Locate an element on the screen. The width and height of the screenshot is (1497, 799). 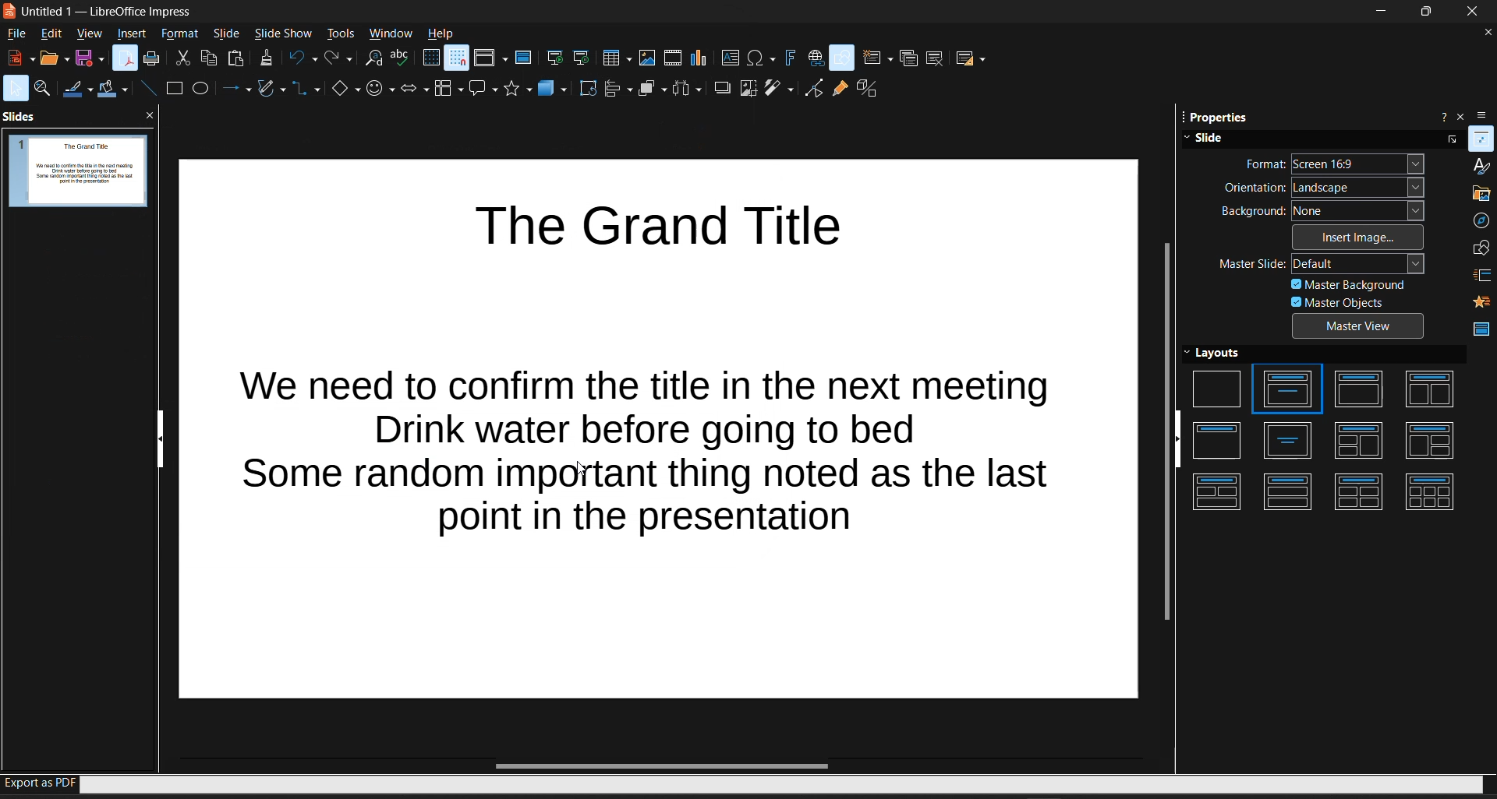
horizontal scroll bar is located at coordinates (661, 764).